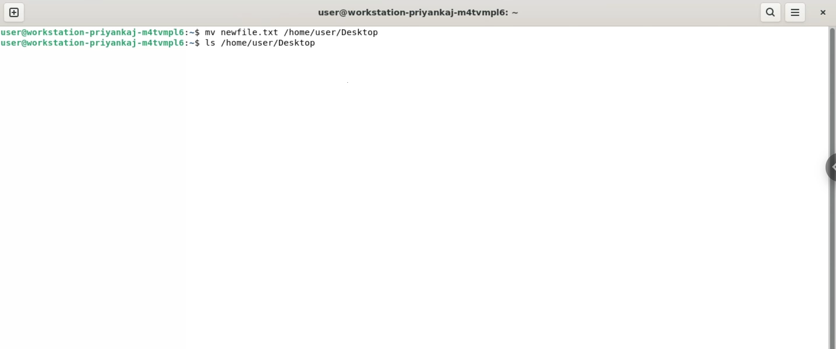  Describe the element at coordinates (768, 13) in the screenshot. I see `search` at that location.